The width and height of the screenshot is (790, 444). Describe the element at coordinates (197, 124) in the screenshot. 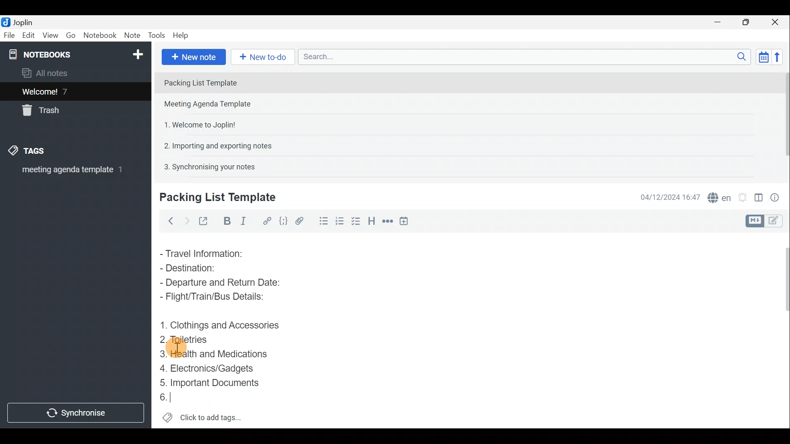

I see `Note 3` at that location.